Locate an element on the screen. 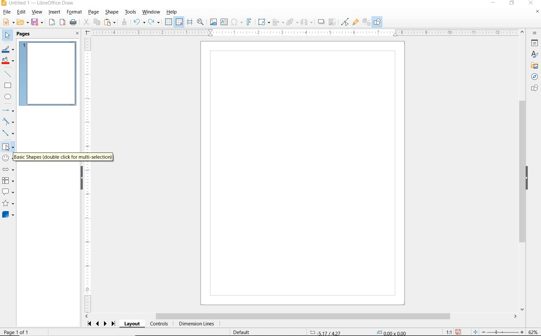 The height and width of the screenshot is (336, 541). RULER is located at coordinates (305, 33).